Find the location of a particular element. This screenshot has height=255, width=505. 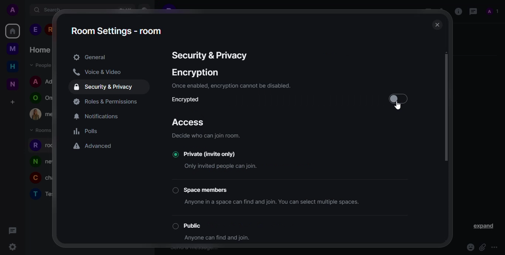

profile image is located at coordinates (35, 114).